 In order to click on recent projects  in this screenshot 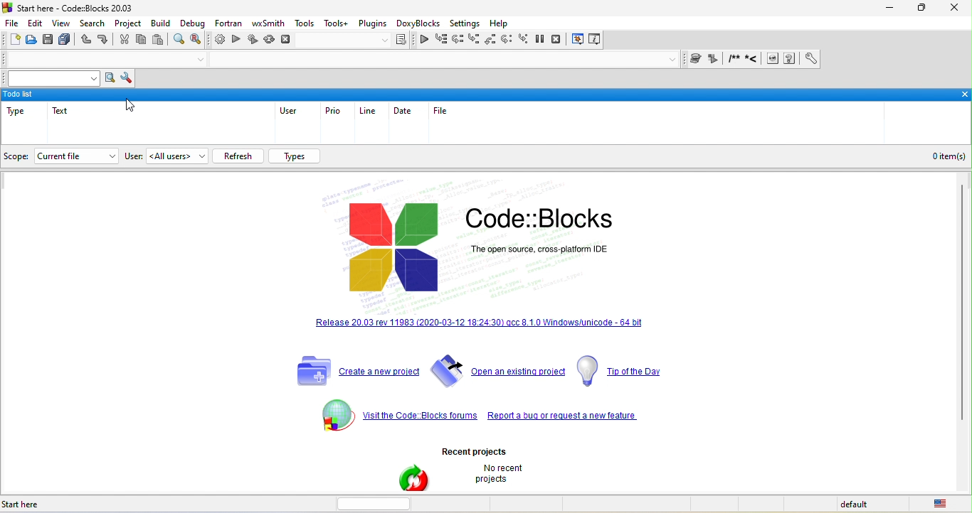, I will do `click(501, 447)`.